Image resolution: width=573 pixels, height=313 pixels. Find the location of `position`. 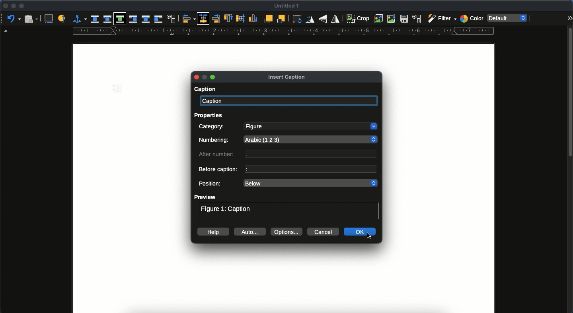

position is located at coordinates (211, 184).